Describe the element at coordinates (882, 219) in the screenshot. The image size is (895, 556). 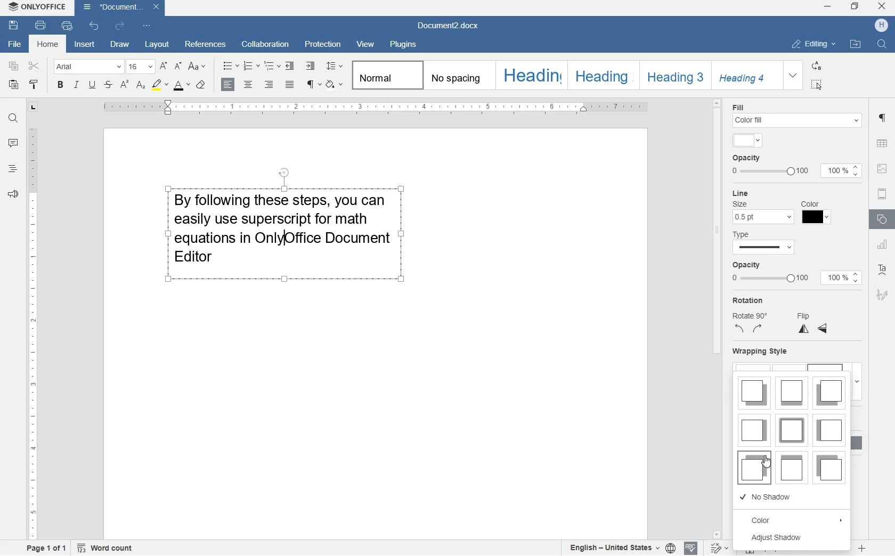
I see `shape settings` at that location.